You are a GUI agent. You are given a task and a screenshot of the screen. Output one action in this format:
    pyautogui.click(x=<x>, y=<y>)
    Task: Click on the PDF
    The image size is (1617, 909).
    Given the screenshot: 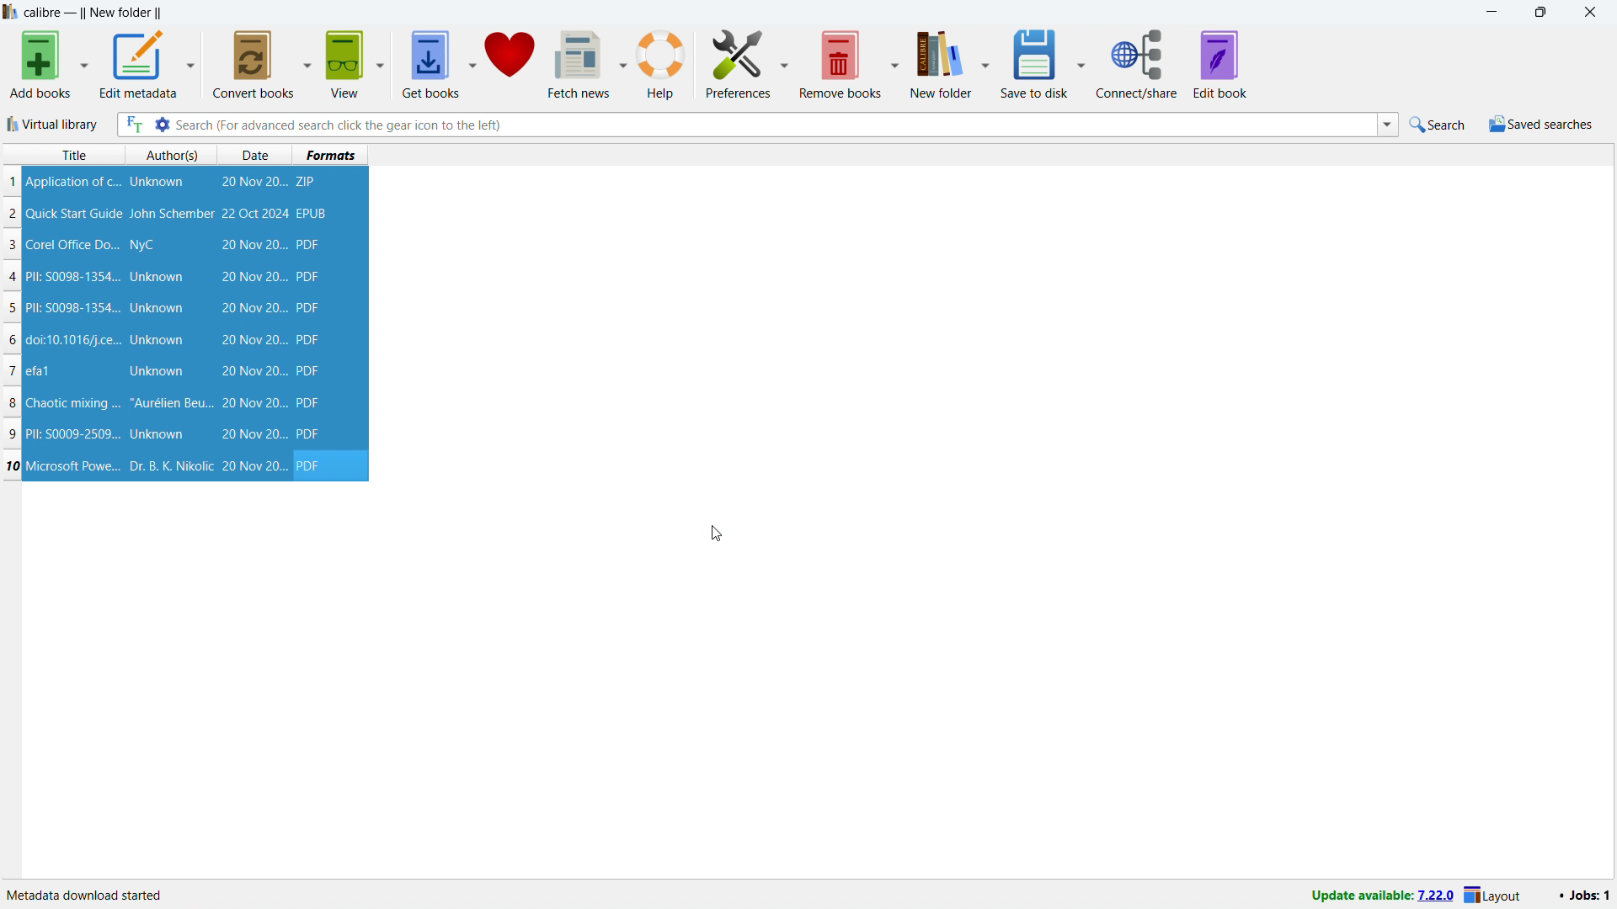 What is the action you would take?
    pyautogui.click(x=307, y=278)
    